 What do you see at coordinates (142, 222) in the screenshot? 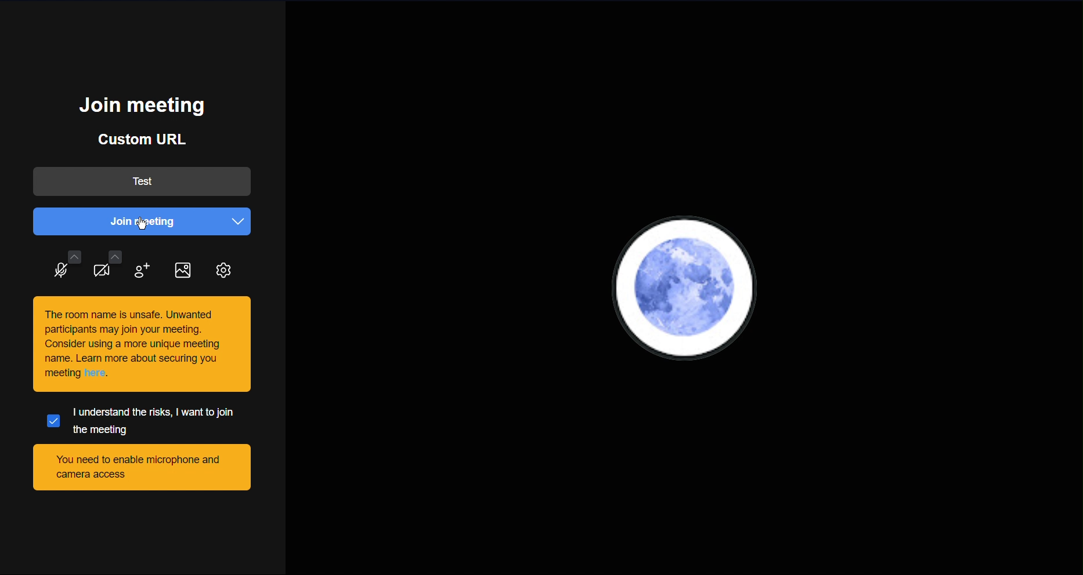
I see `Join meeting` at bounding box center [142, 222].